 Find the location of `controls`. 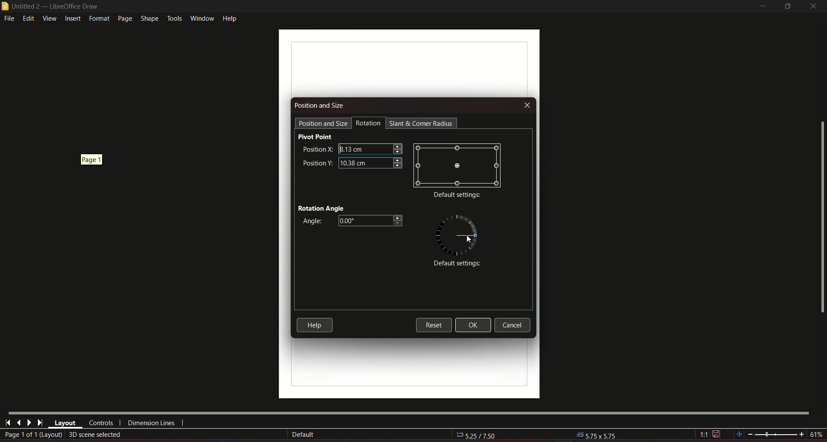

controls is located at coordinates (100, 423).